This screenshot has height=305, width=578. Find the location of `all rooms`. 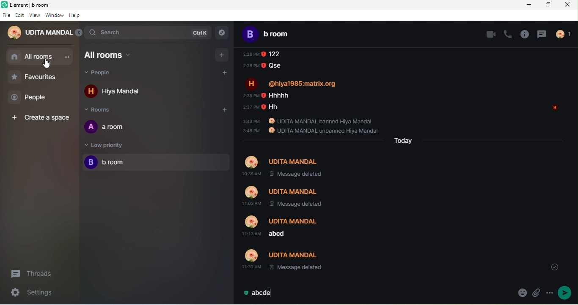

all rooms is located at coordinates (121, 54).